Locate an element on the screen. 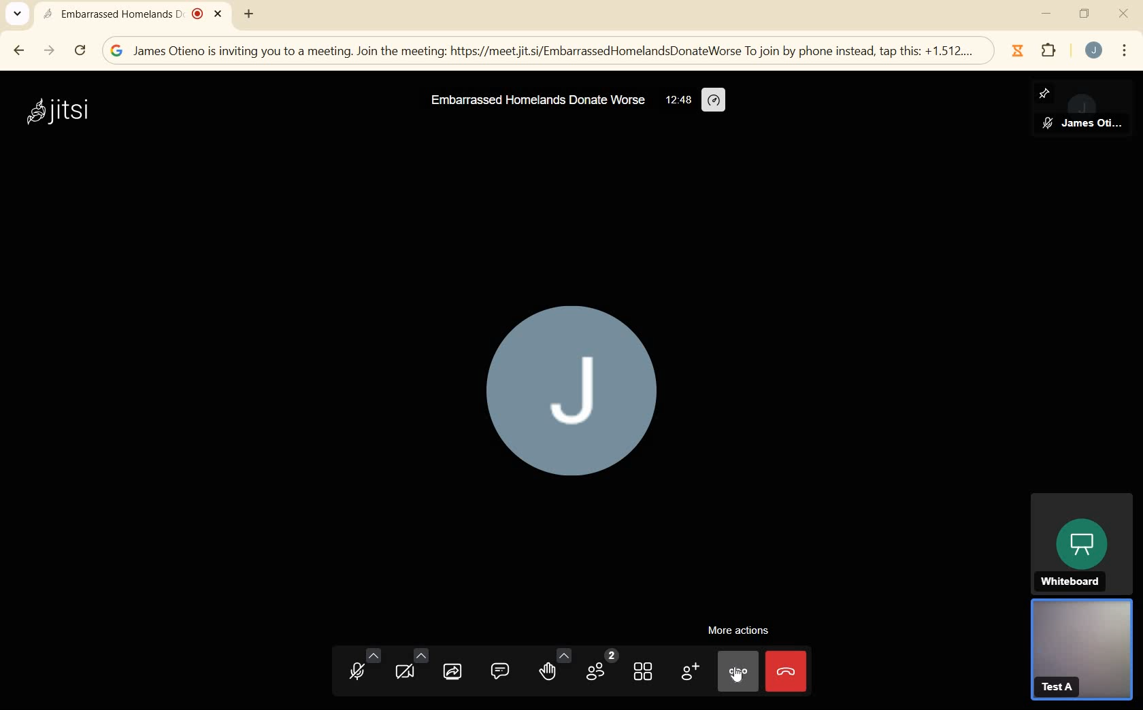  screen sharing is located at coordinates (454, 672).